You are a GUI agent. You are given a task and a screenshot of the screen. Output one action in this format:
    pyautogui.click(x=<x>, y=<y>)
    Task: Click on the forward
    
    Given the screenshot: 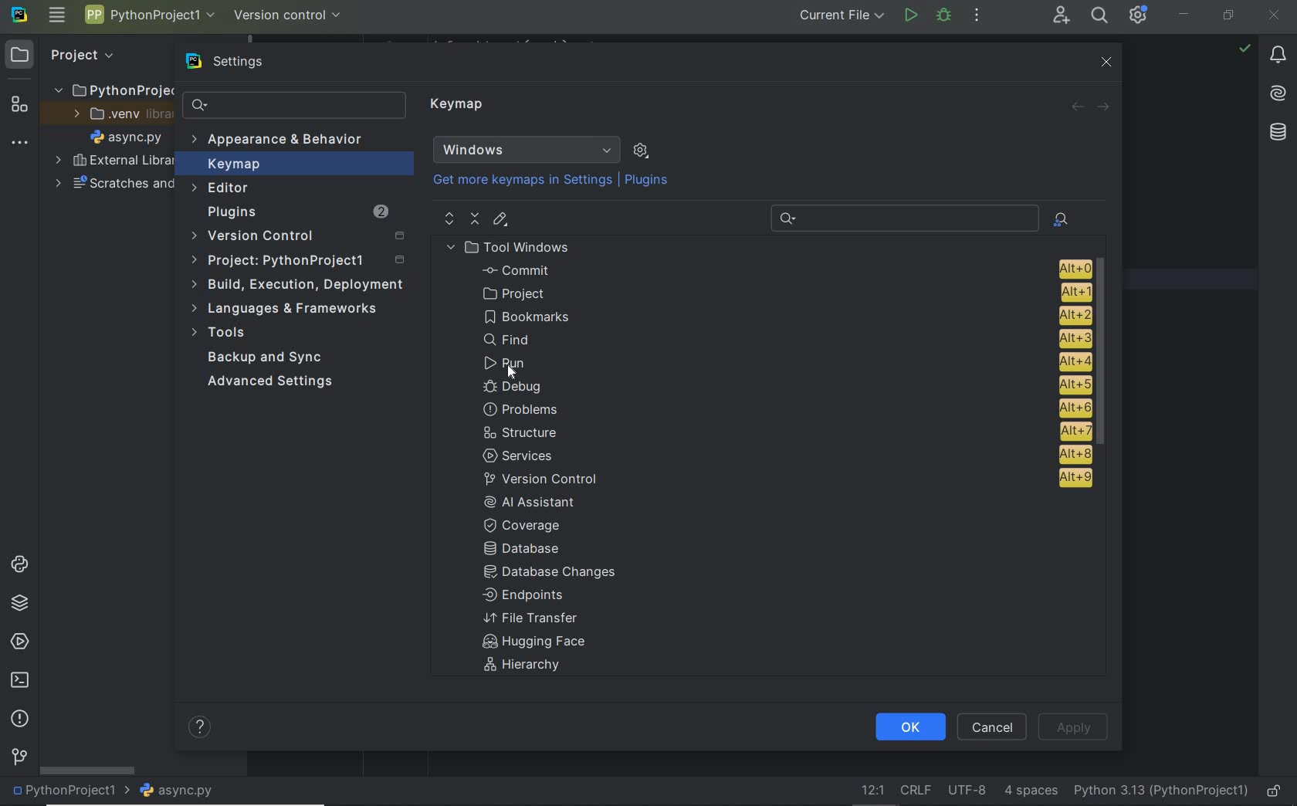 What is the action you would take?
    pyautogui.click(x=1105, y=106)
    